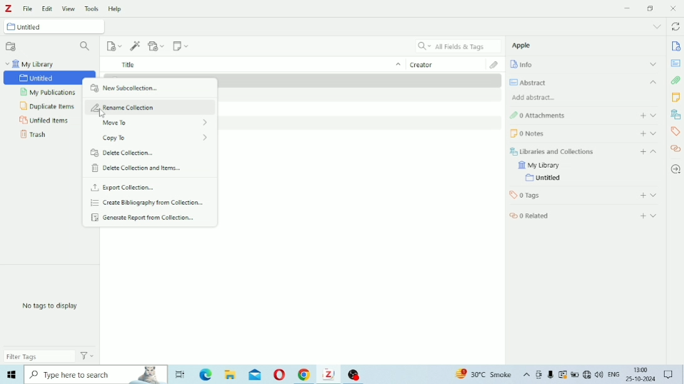  What do you see at coordinates (31, 63) in the screenshot?
I see `My Library` at bounding box center [31, 63].